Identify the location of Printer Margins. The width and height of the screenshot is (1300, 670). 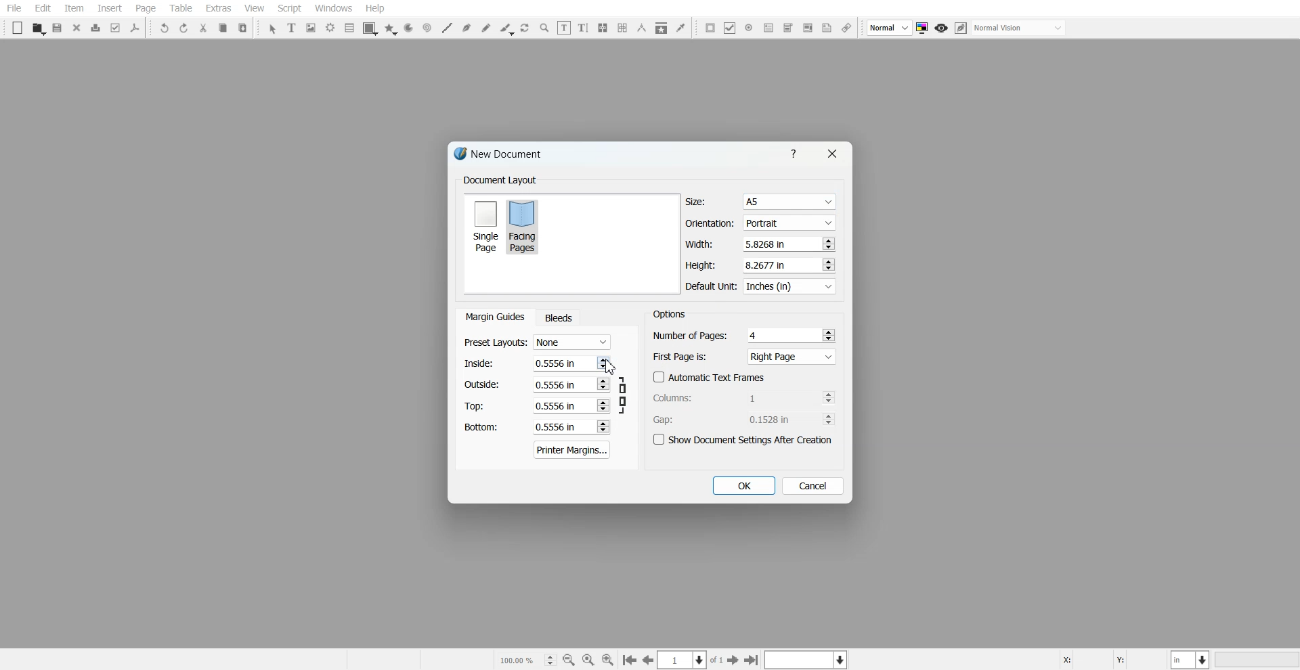
(573, 449).